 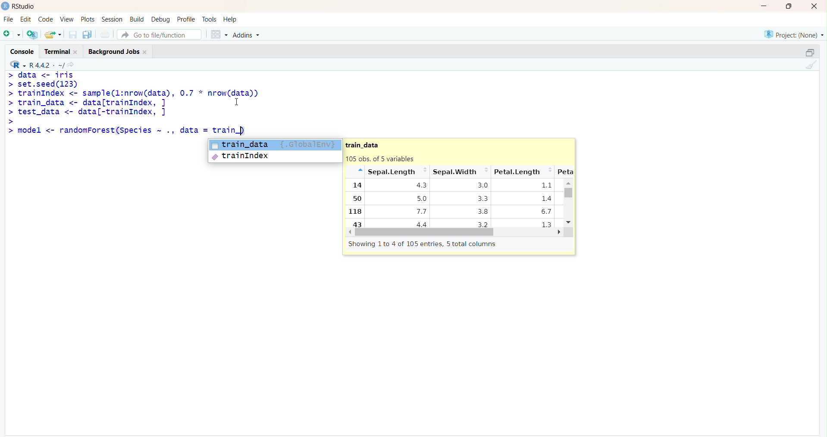 What do you see at coordinates (241, 102) in the screenshot?
I see `Cursor` at bounding box center [241, 102].